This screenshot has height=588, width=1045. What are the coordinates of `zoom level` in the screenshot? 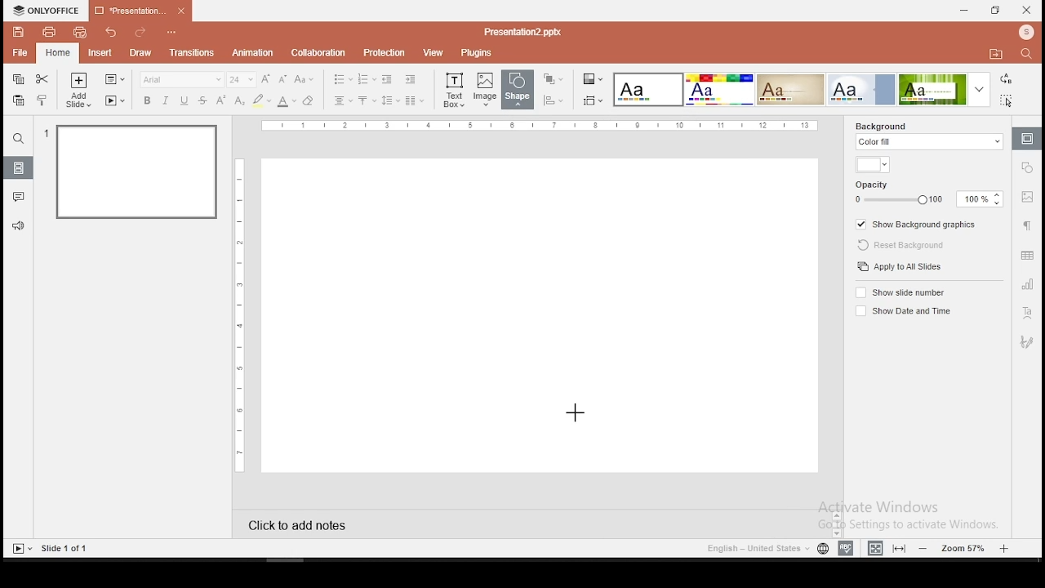 It's located at (965, 547).